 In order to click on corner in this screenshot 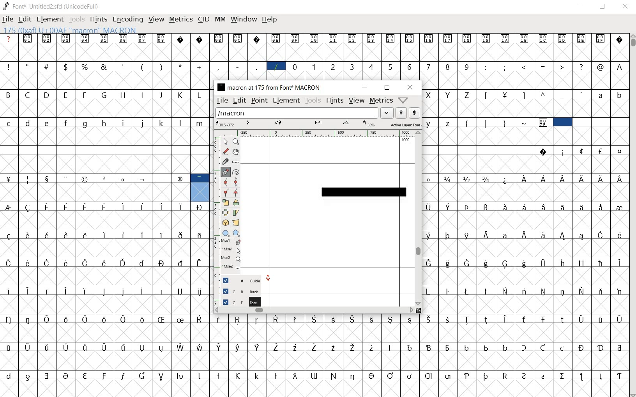, I will do `click(226, 193)`.